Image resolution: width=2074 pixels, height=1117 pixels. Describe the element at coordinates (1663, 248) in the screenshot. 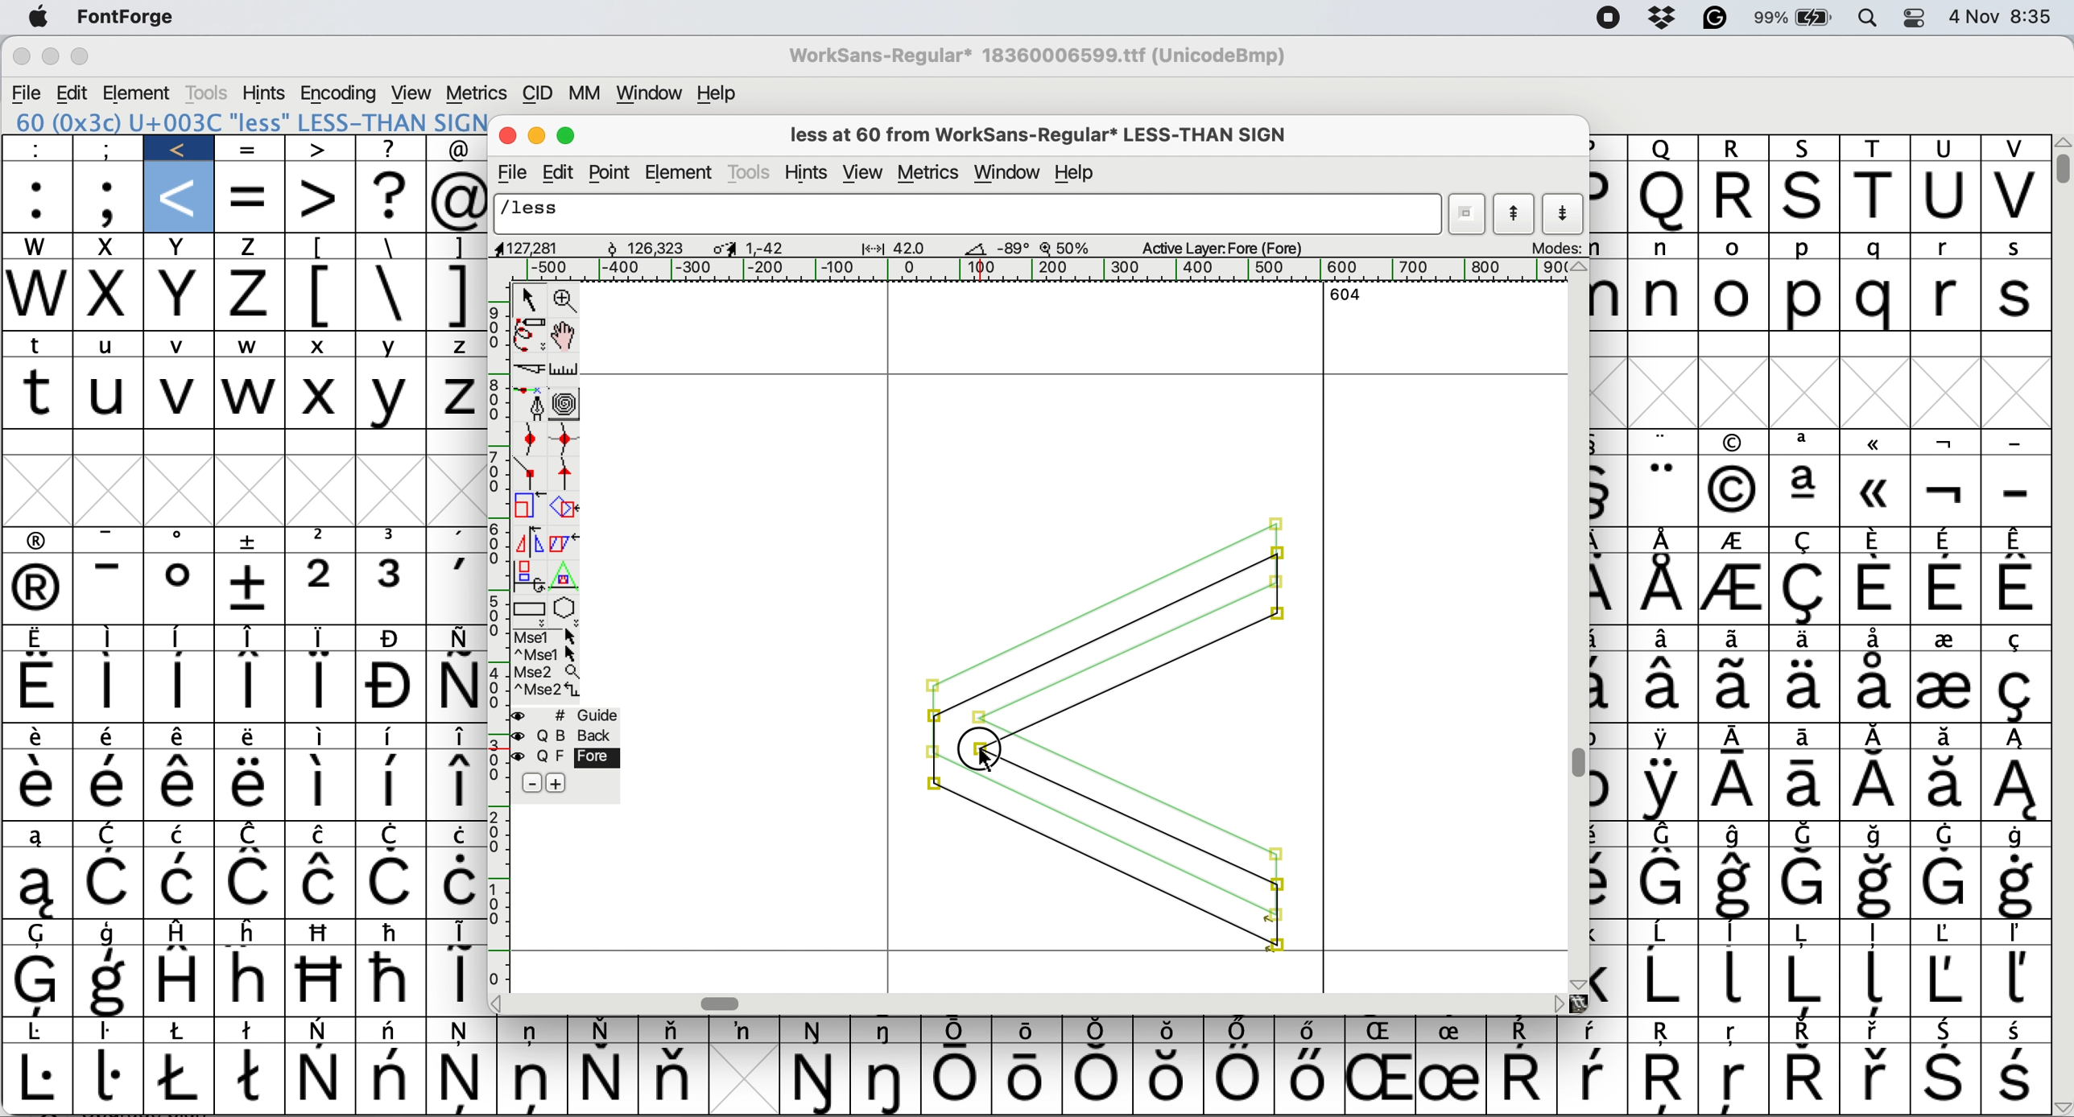

I see `n` at that location.